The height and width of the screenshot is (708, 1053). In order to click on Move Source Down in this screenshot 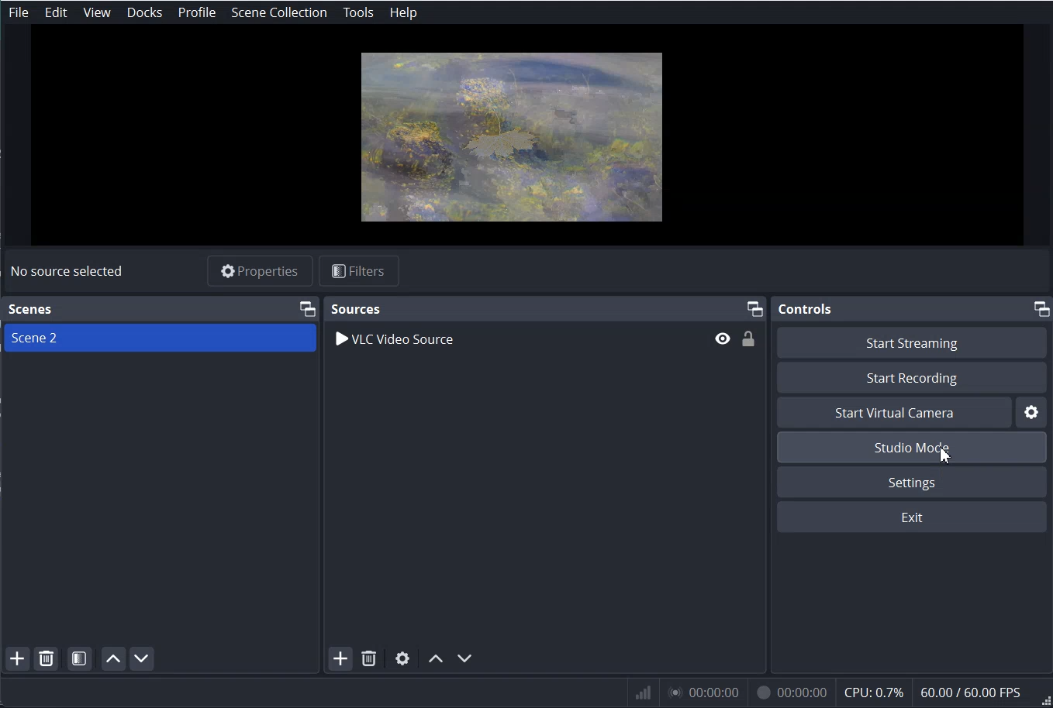, I will do `click(464, 657)`.